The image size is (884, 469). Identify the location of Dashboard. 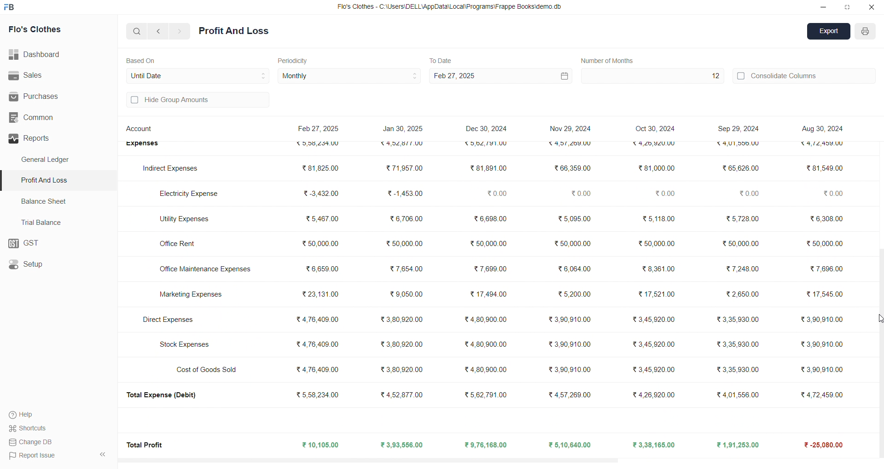
(39, 55).